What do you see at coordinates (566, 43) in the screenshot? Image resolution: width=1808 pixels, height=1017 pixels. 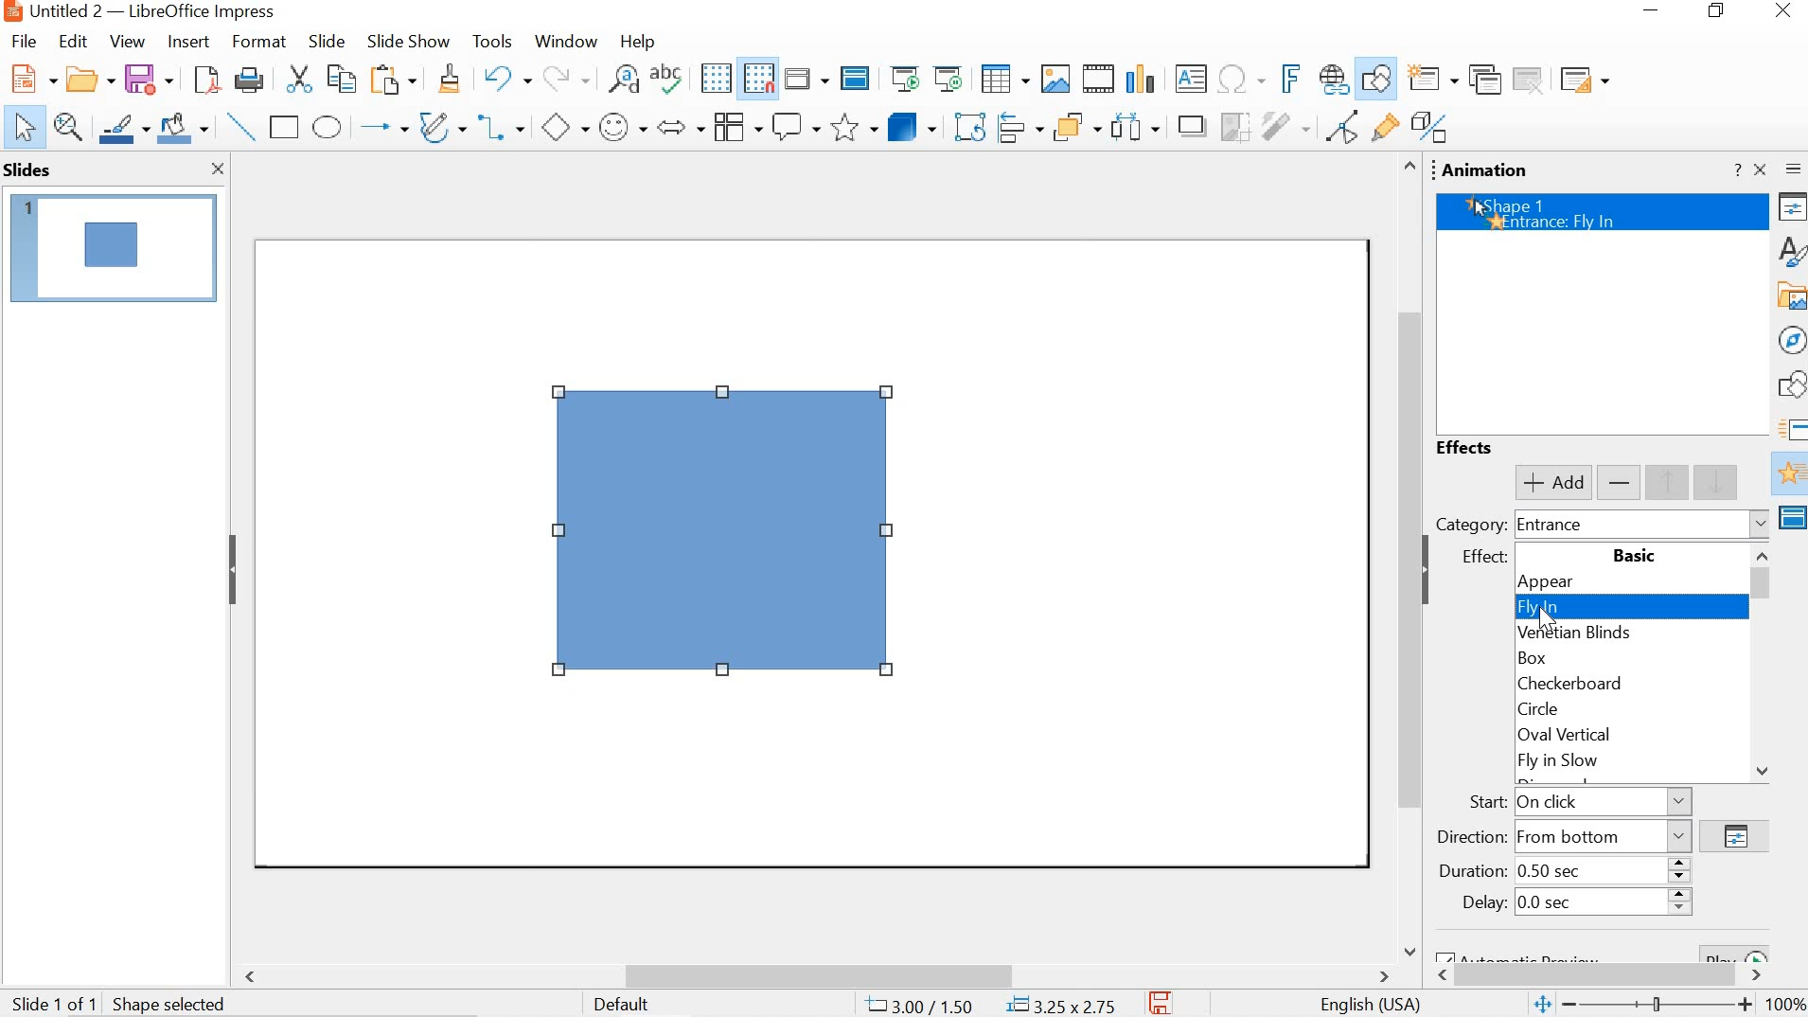 I see `window` at bounding box center [566, 43].